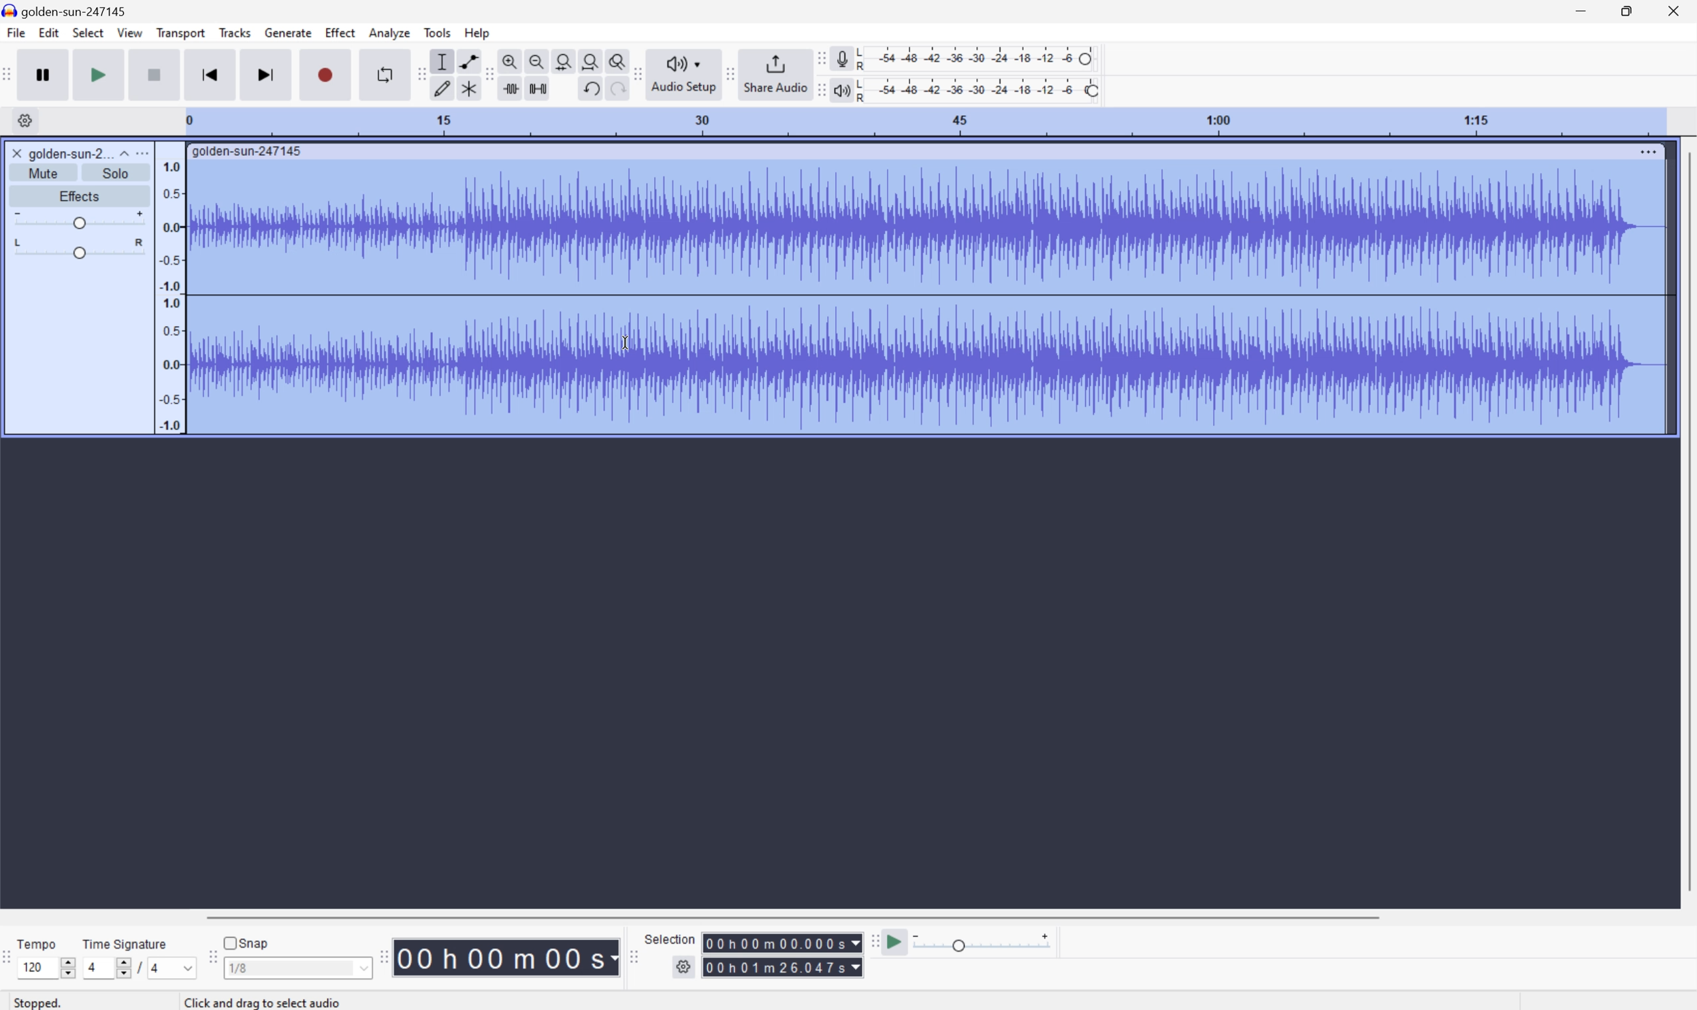 The width and height of the screenshot is (1697, 1010). What do you see at coordinates (66, 11) in the screenshot?
I see `goldensun-247145` at bounding box center [66, 11].